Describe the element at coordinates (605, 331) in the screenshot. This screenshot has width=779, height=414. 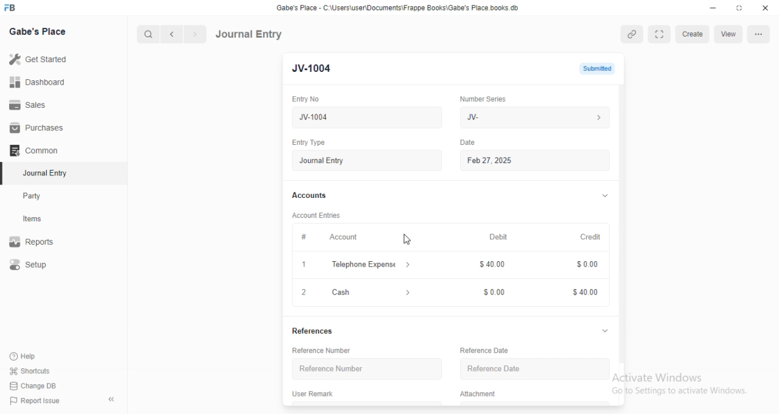
I see `Hide` at that location.